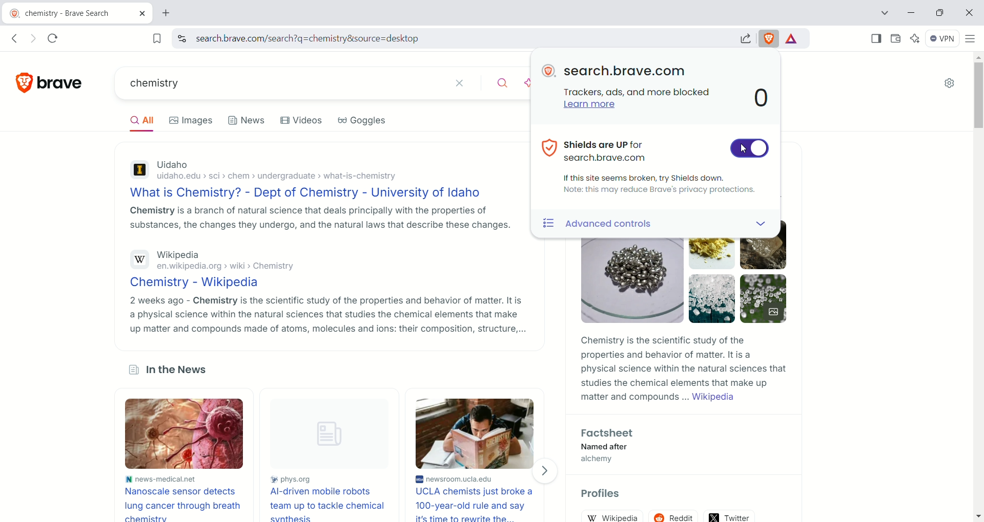  Describe the element at coordinates (599, 460) in the screenshot. I see `alchemy` at that location.